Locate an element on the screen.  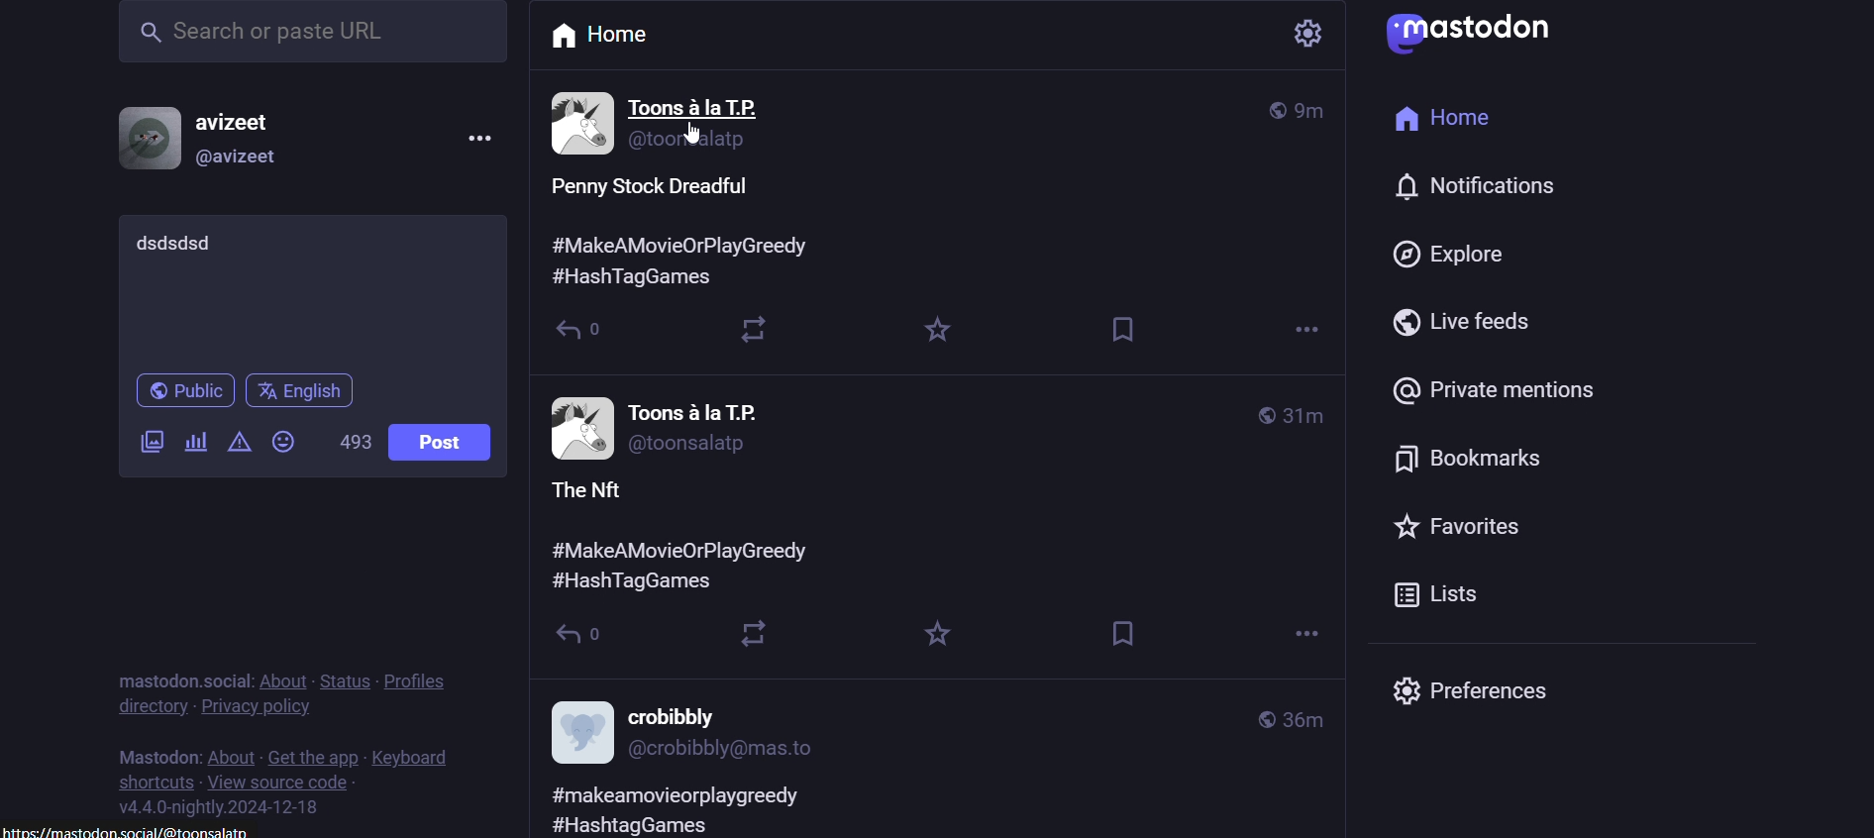
setting is located at coordinates (1296, 31).